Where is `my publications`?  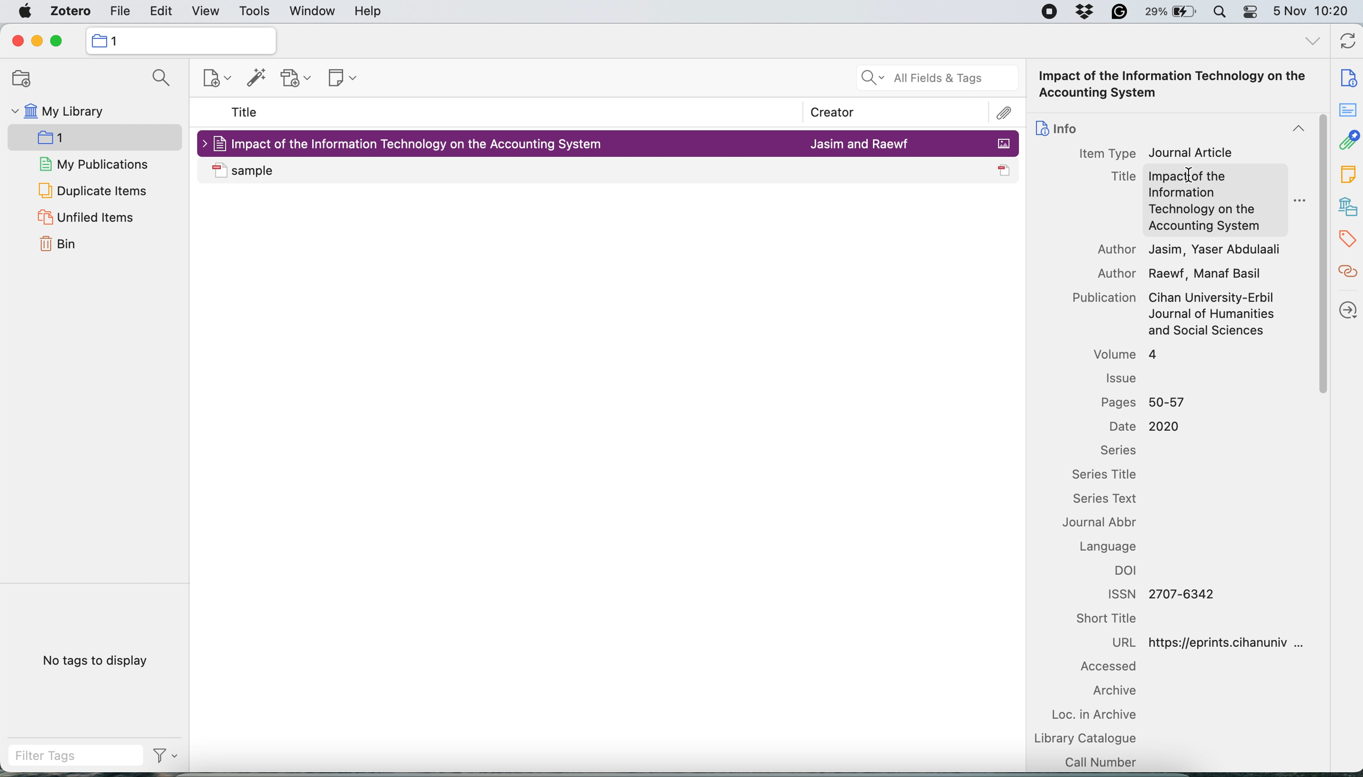
my publications is located at coordinates (93, 164).